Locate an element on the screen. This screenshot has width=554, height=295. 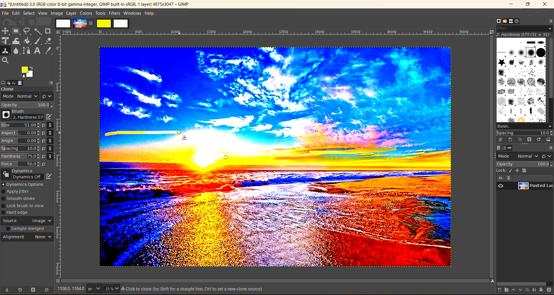
white is located at coordinates (121, 24).